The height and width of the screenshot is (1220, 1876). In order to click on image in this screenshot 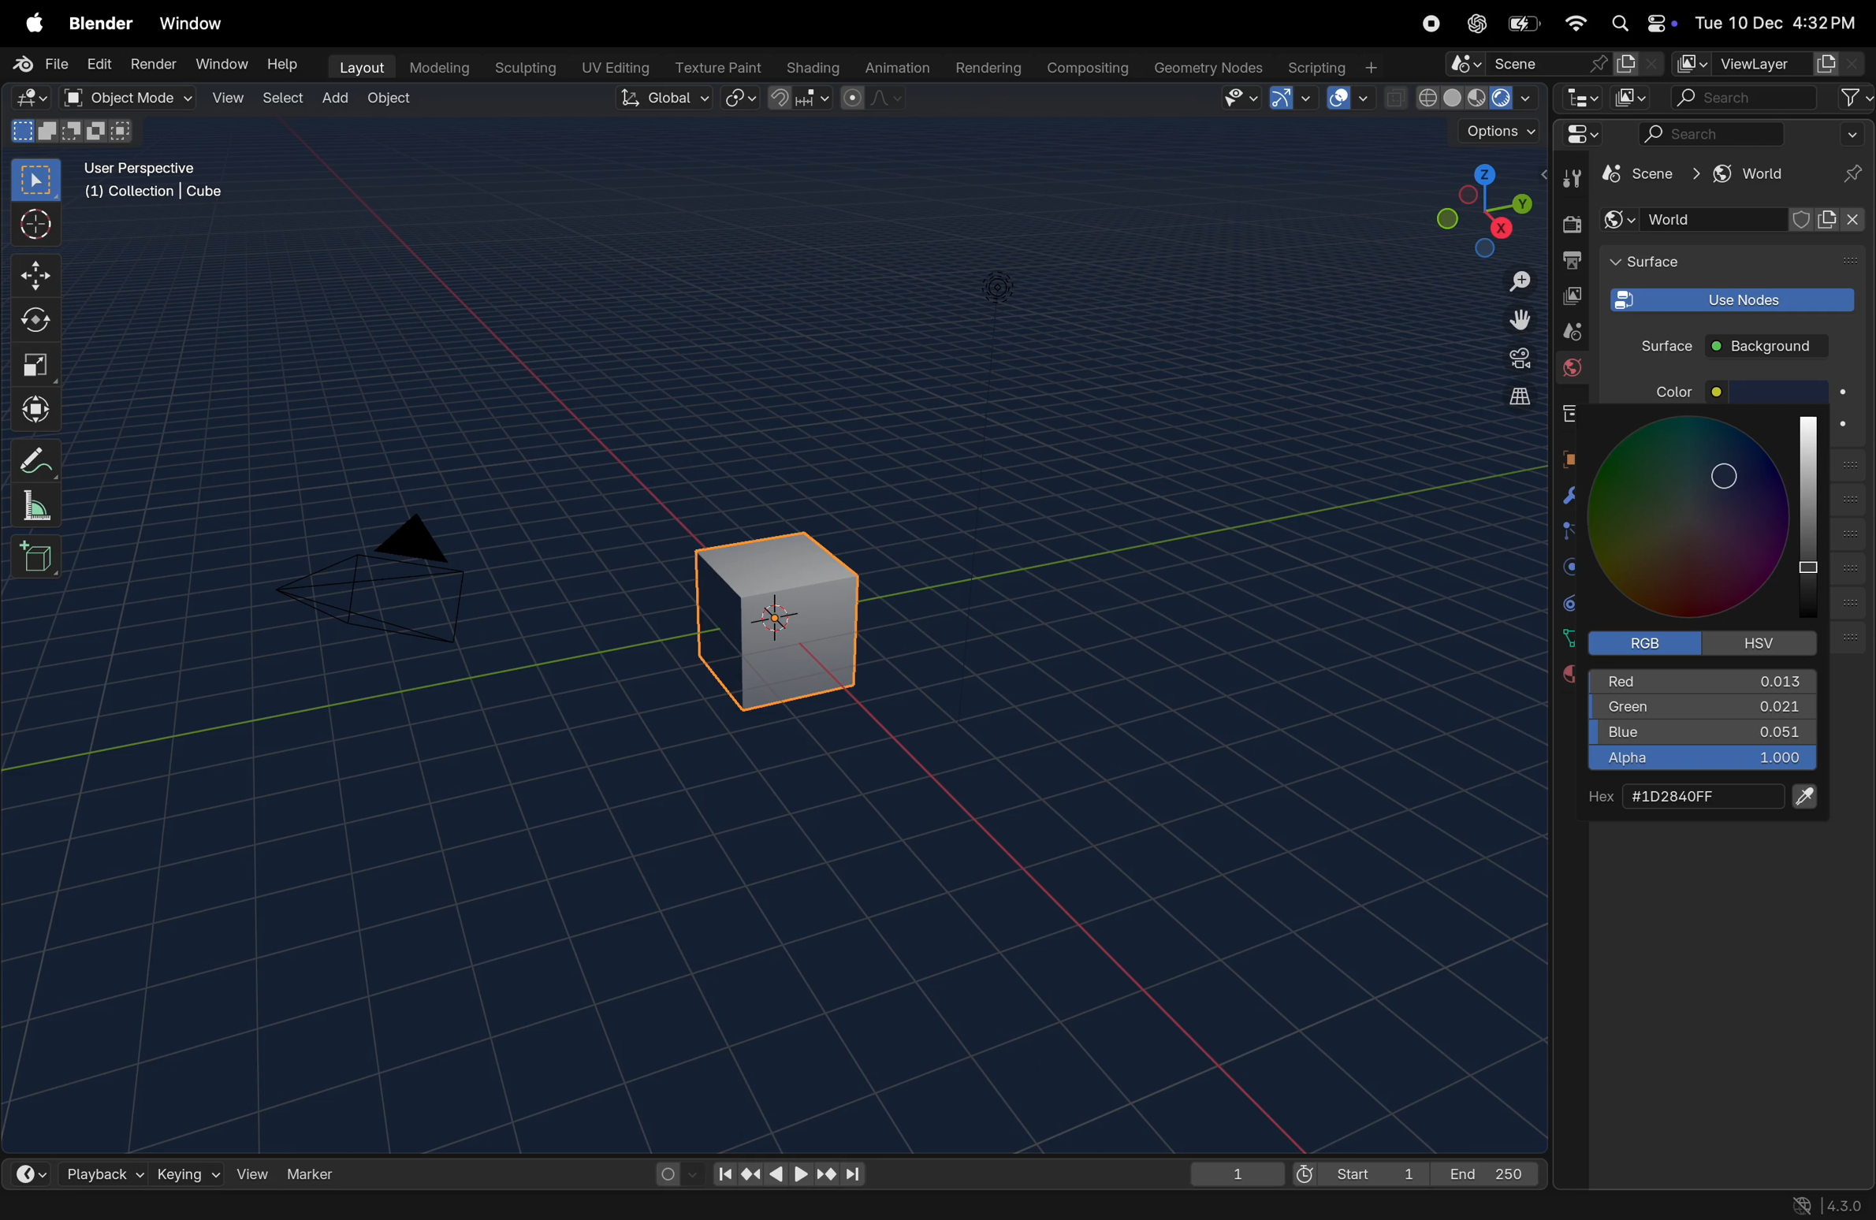, I will do `click(1634, 97)`.